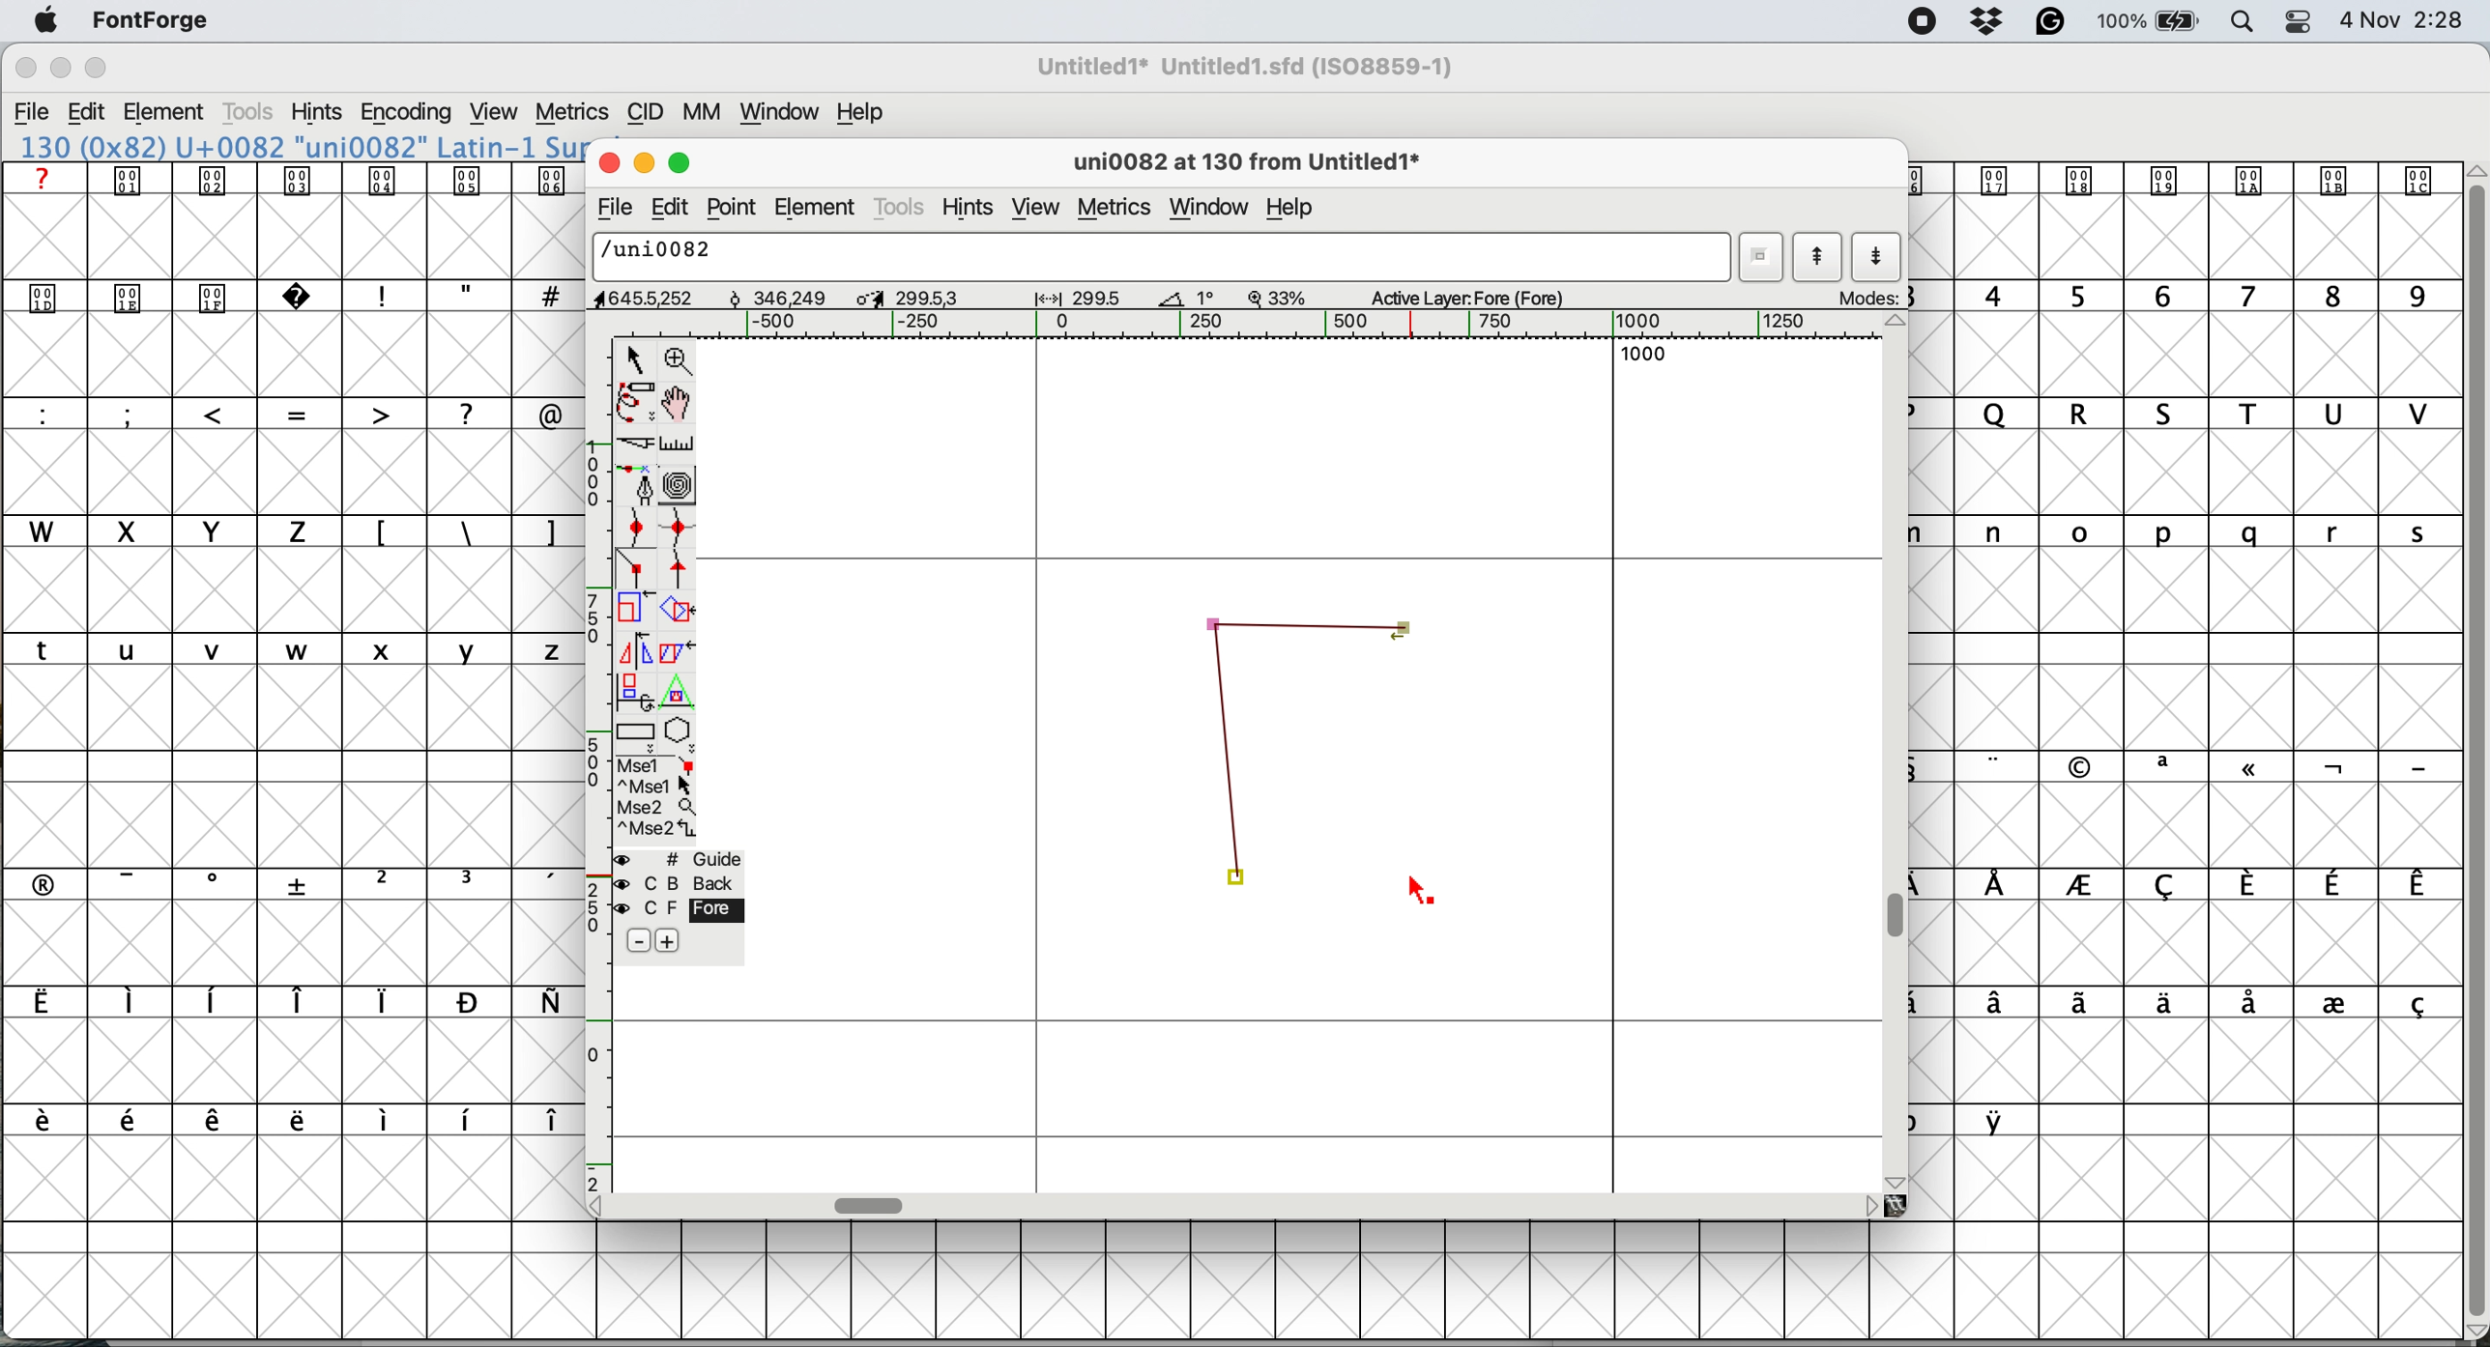 The width and height of the screenshot is (2490, 1347). I want to click on Date and Time, so click(2411, 20).